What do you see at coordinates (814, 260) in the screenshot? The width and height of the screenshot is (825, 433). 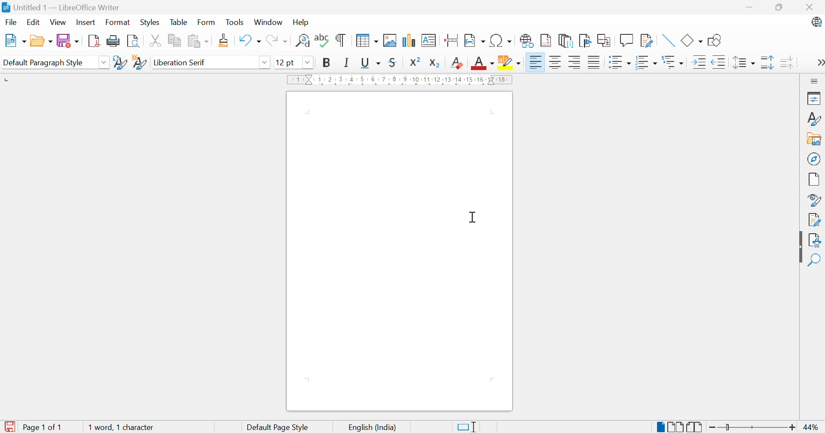 I see `Find` at bounding box center [814, 260].